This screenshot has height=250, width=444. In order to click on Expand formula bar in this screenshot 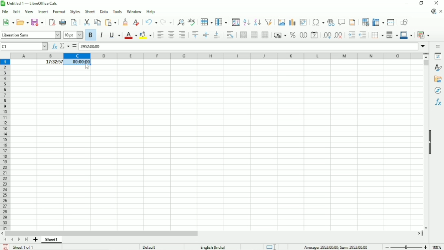, I will do `click(424, 47)`.